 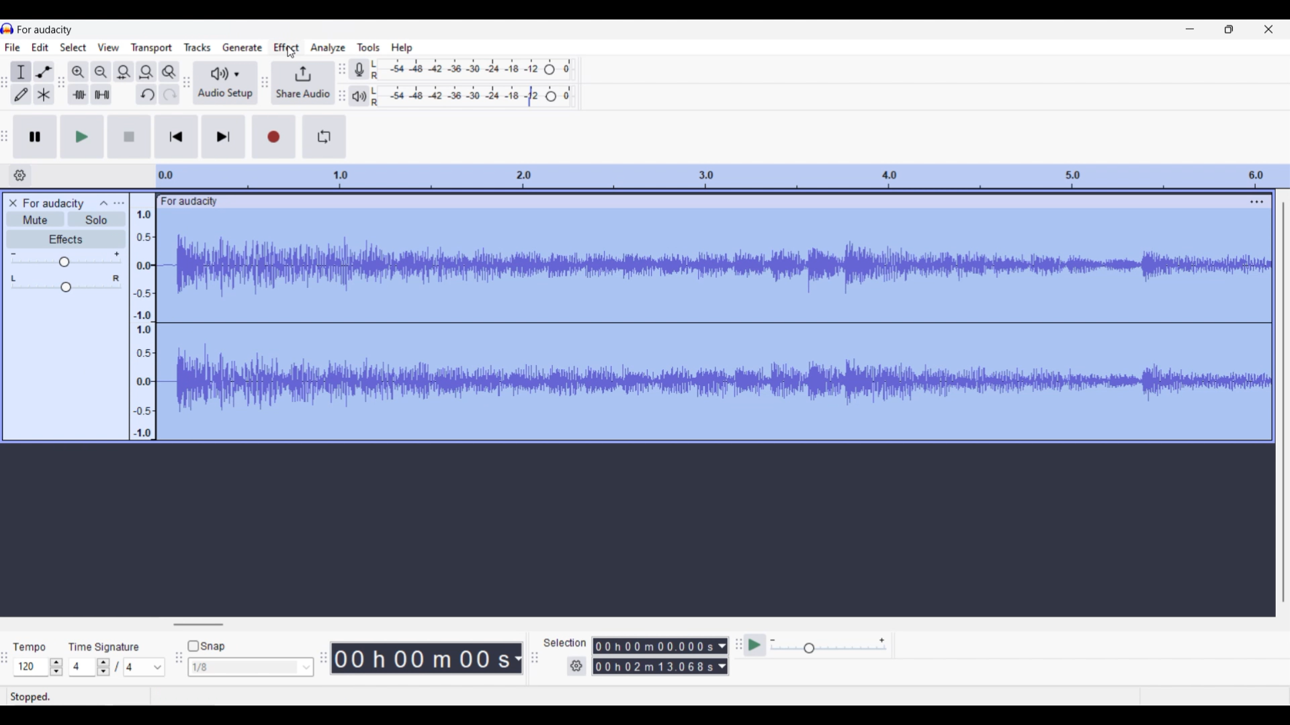 I want to click on Zoom in, so click(x=79, y=72).